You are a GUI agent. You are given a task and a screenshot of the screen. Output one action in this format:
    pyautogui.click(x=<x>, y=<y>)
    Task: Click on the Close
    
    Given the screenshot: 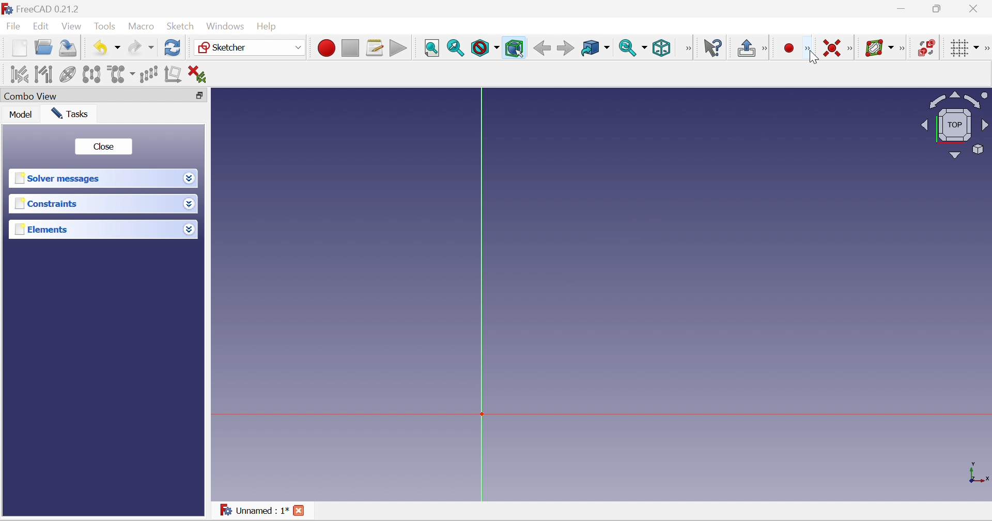 What is the action you would take?
    pyautogui.click(x=977, y=8)
    